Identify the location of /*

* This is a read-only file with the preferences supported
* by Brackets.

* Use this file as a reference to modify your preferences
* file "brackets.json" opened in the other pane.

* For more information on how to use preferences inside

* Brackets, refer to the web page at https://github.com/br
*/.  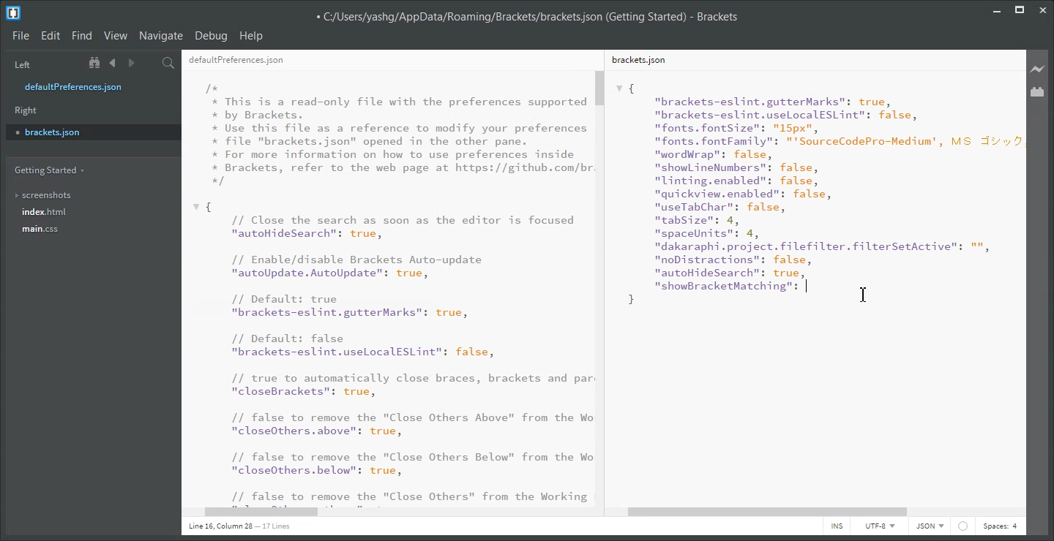
(400, 135).